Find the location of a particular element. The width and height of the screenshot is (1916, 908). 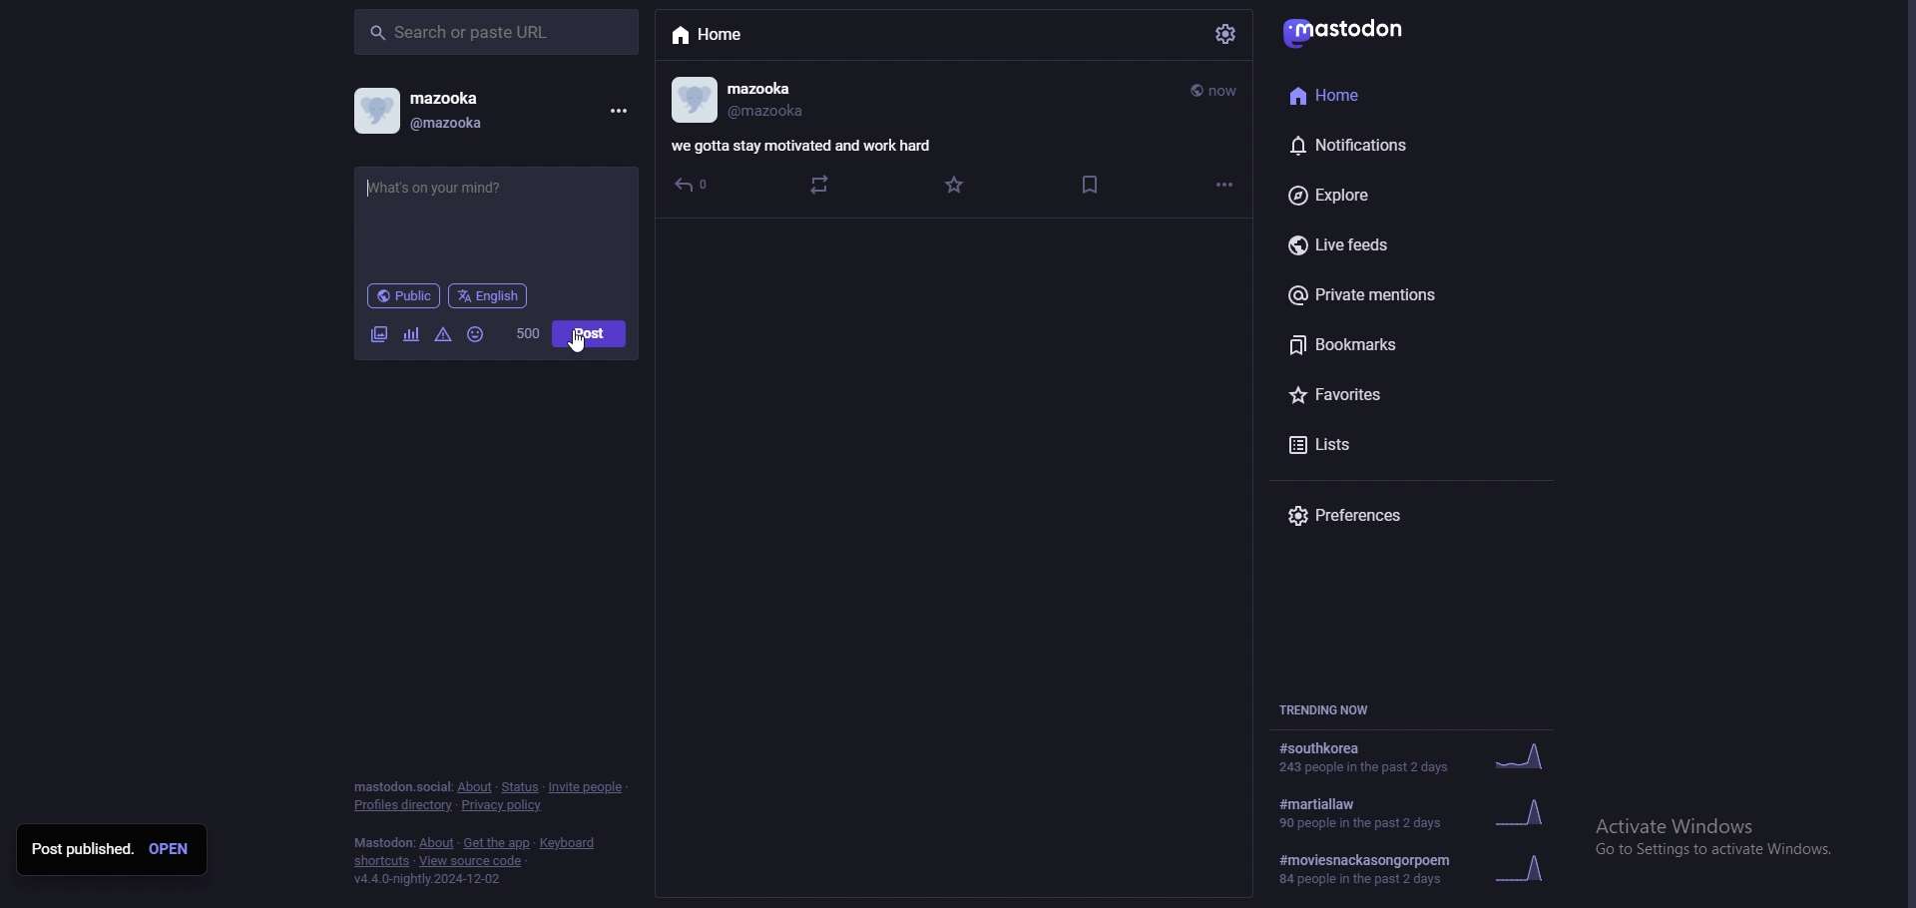

mastodon is located at coordinates (383, 842).